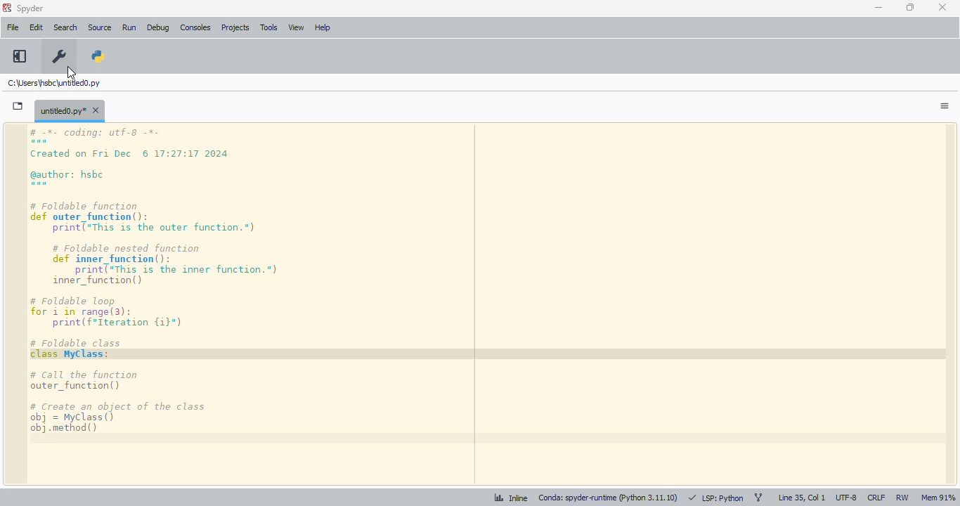  What do you see at coordinates (36, 27) in the screenshot?
I see `edit` at bounding box center [36, 27].